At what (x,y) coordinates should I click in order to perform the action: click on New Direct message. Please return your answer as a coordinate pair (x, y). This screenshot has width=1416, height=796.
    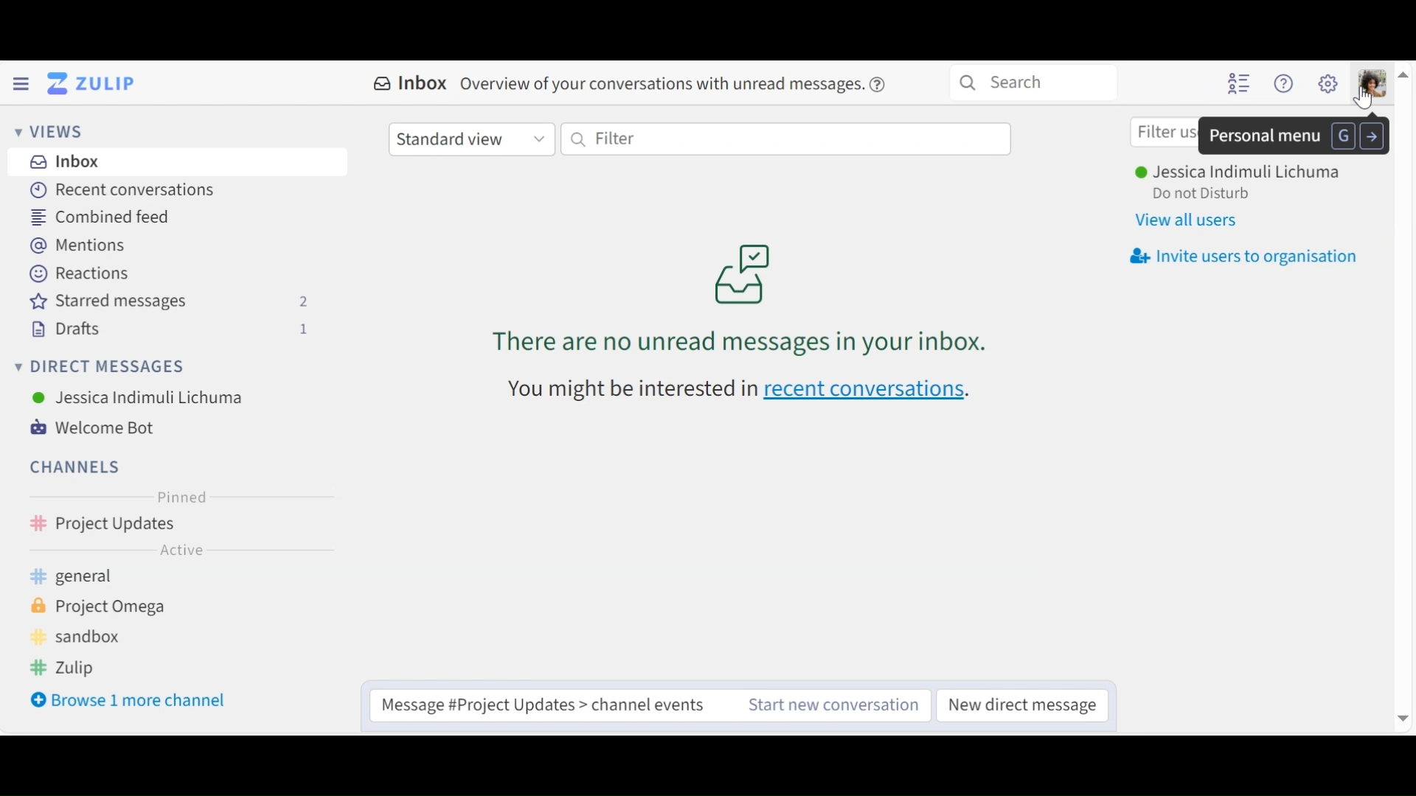
    Looking at the image, I should click on (1021, 706).